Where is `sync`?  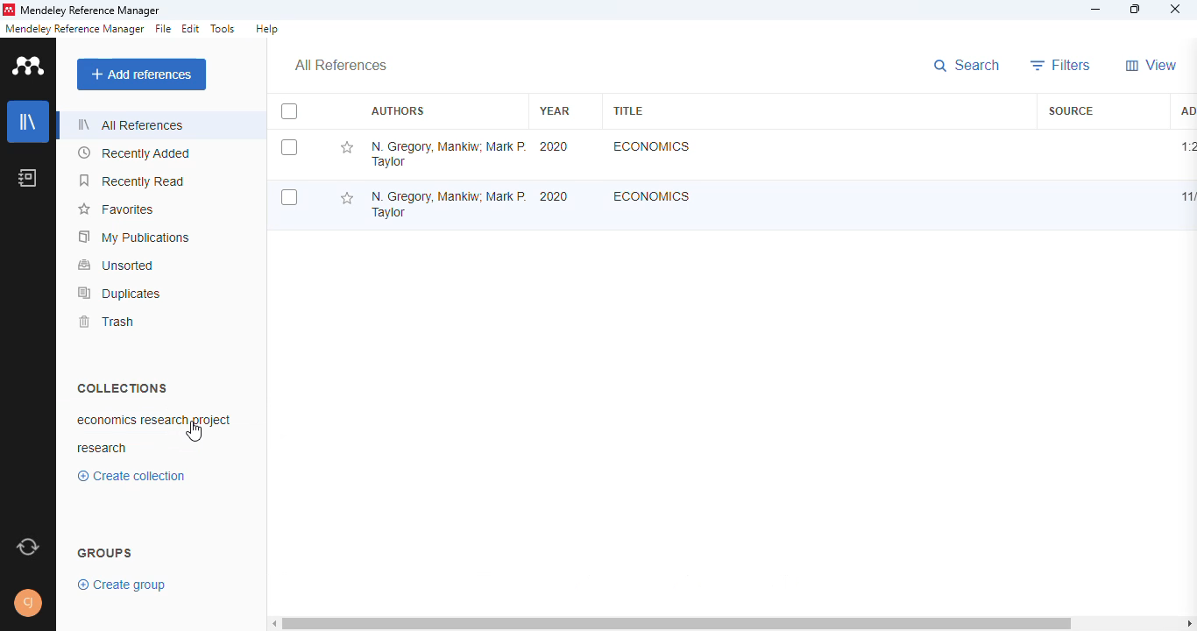 sync is located at coordinates (28, 548).